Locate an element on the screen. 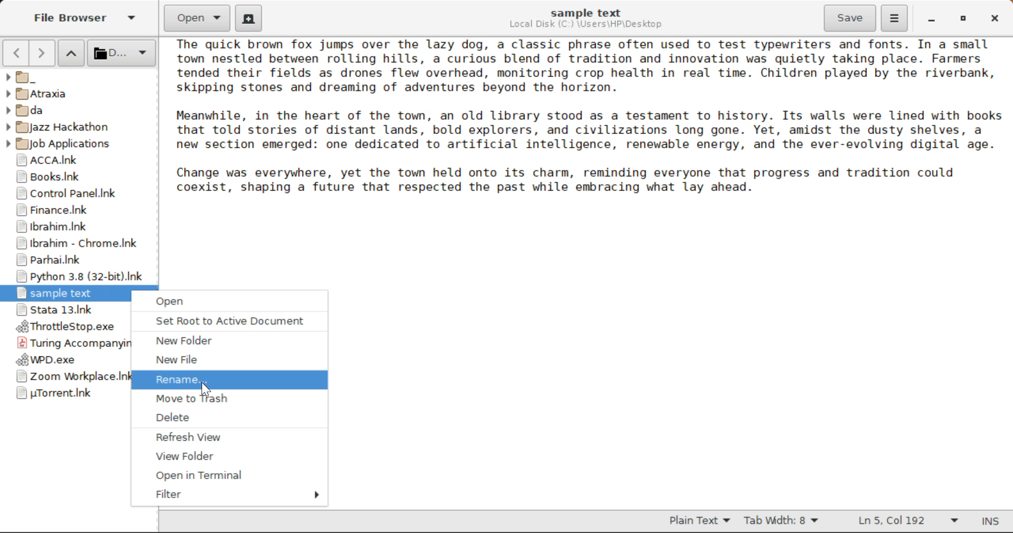 This screenshot has height=533, width=1013. Ibrahim Folder Shortcut Link is located at coordinates (78, 227).